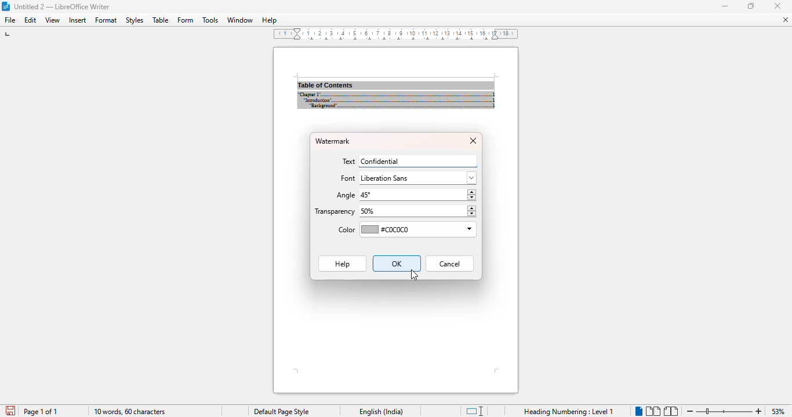 The image size is (792, 417). Describe the element at coordinates (394, 34) in the screenshot. I see `ruler` at that location.